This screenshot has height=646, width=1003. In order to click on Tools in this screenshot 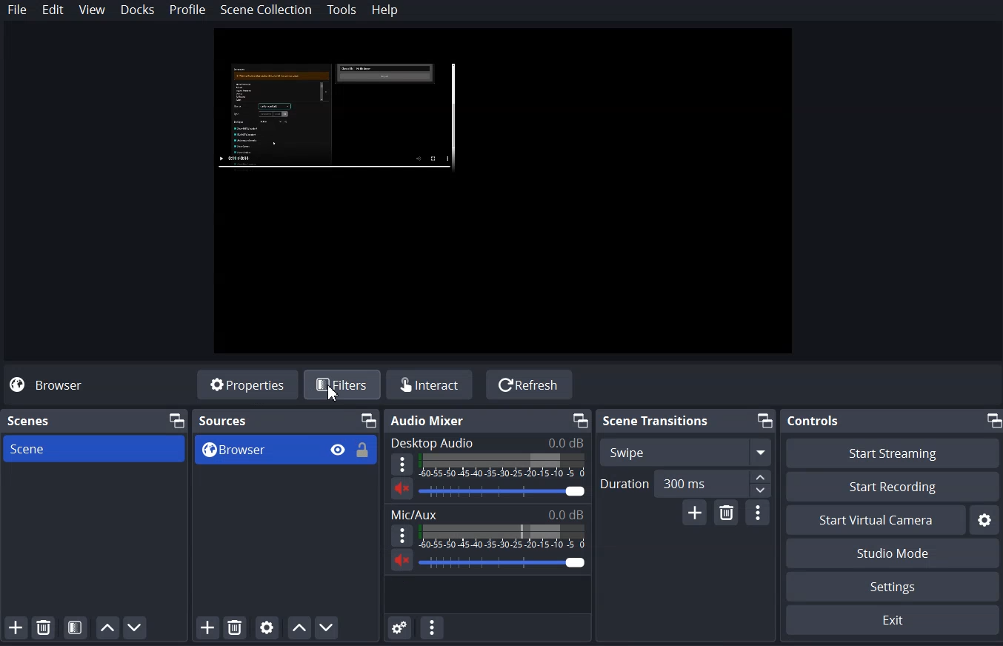, I will do `click(342, 10)`.